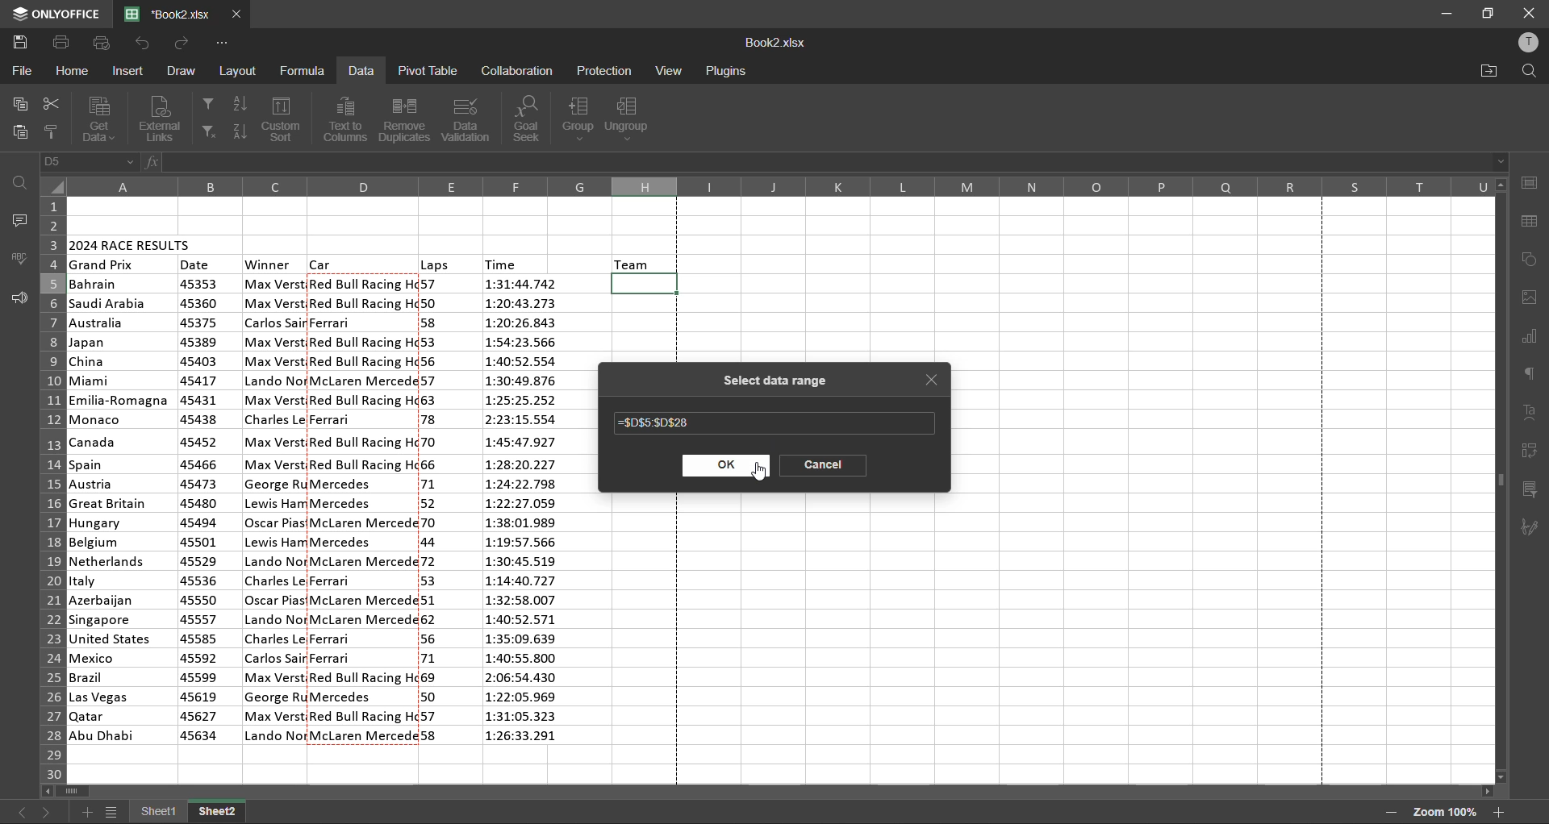  Describe the element at coordinates (1529, 182) in the screenshot. I see `cell settings` at that location.